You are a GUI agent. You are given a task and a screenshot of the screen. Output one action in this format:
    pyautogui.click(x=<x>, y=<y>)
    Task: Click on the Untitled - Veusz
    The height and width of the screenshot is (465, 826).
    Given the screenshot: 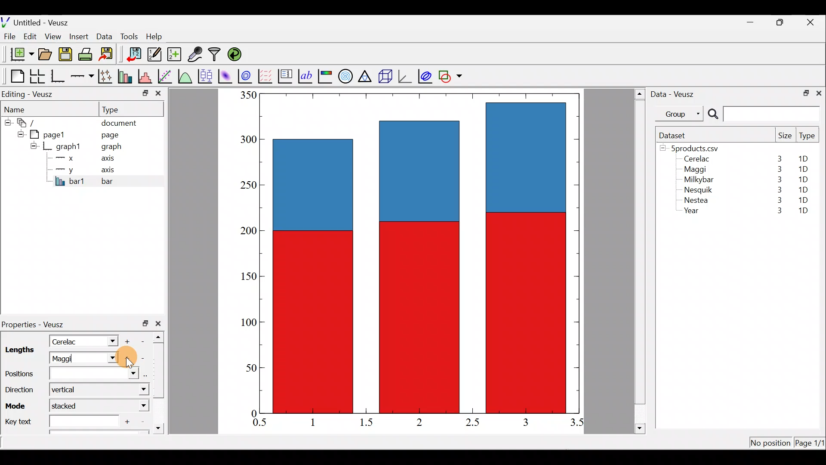 What is the action you would take?
    pyautogui.click(x=38, y=21)
    